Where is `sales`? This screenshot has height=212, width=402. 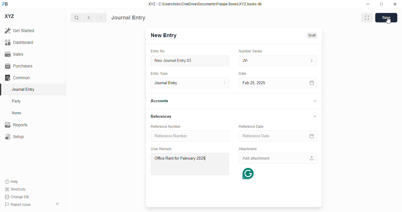 sales is located at coordinates (15, 54).